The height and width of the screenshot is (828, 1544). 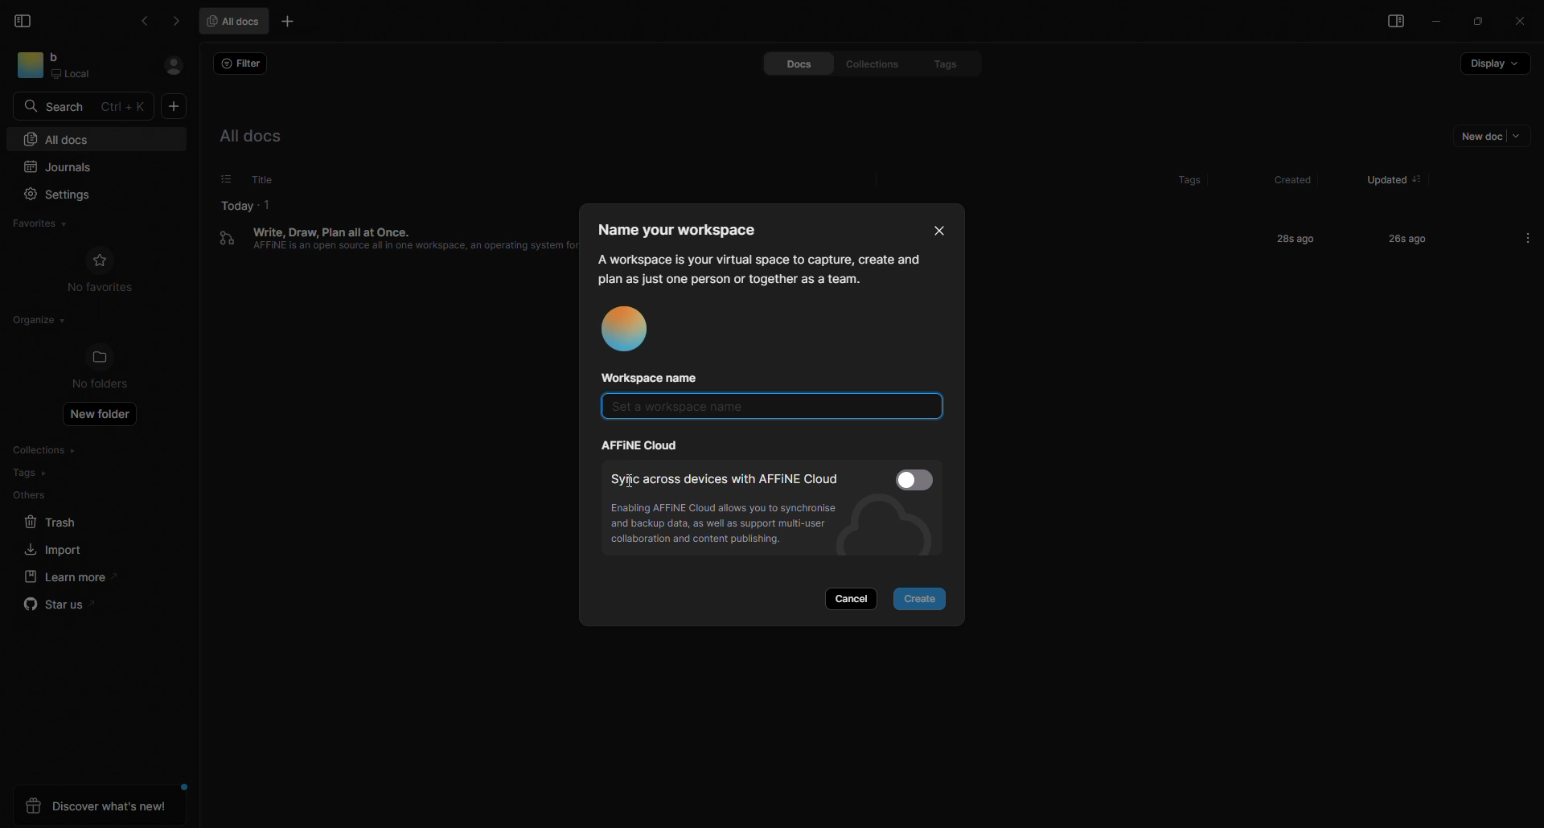 I want to click on Profile, so click(x=173, y=66).